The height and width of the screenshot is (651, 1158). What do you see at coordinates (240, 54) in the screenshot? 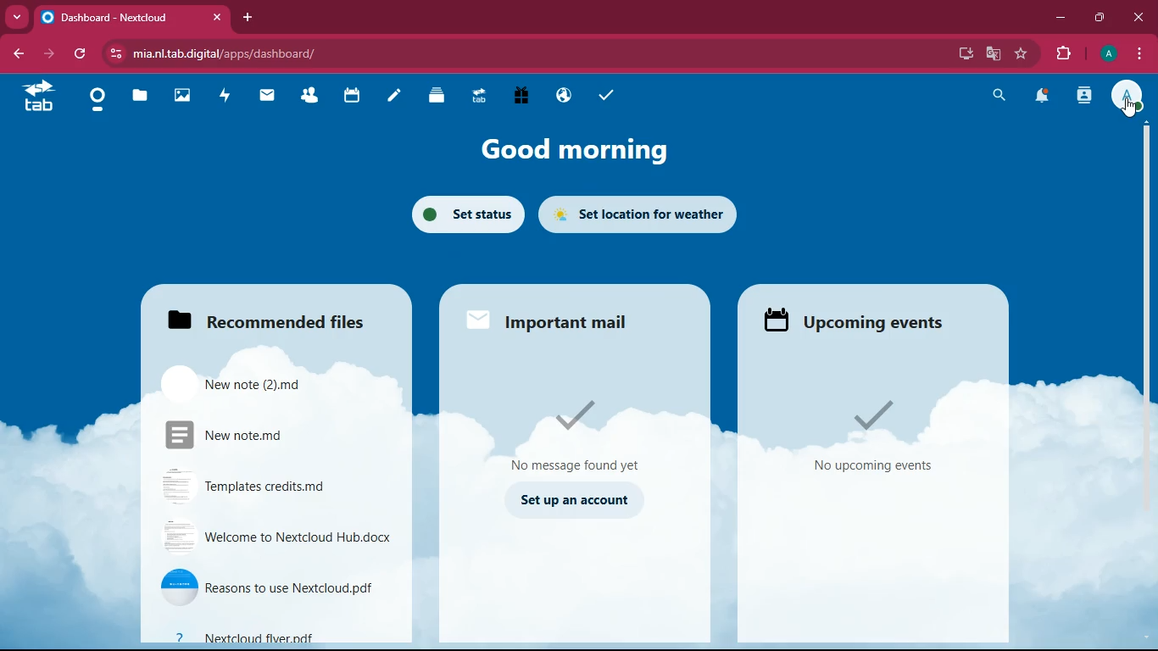
I see `url` at bounding box center [240, 54].